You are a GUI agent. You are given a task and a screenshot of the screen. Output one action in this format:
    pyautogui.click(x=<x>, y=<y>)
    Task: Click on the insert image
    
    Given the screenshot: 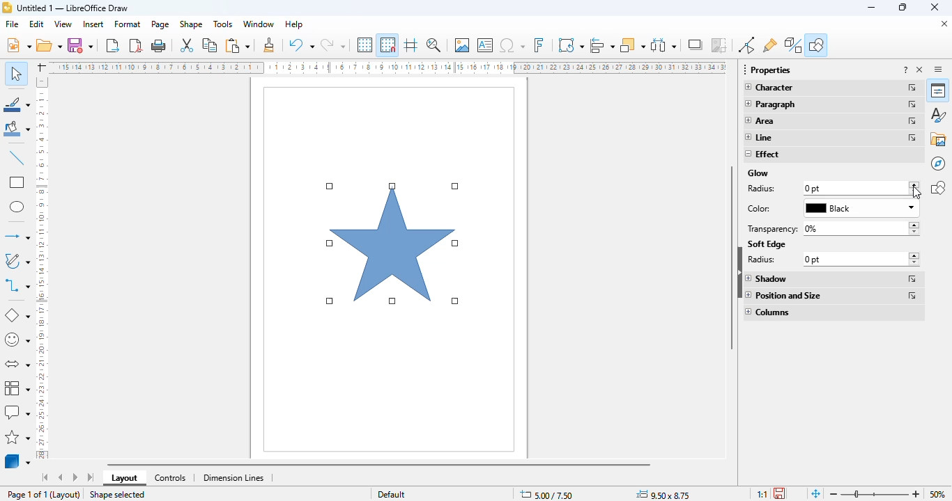 What is the action you would take?
    pyautogui.click(x=462, y=45)
    